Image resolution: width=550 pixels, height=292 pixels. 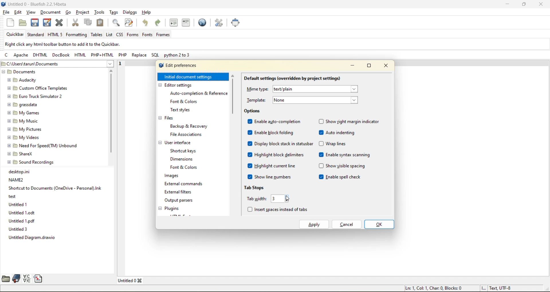 I want to click on html 5, so click(x=55, y=35).